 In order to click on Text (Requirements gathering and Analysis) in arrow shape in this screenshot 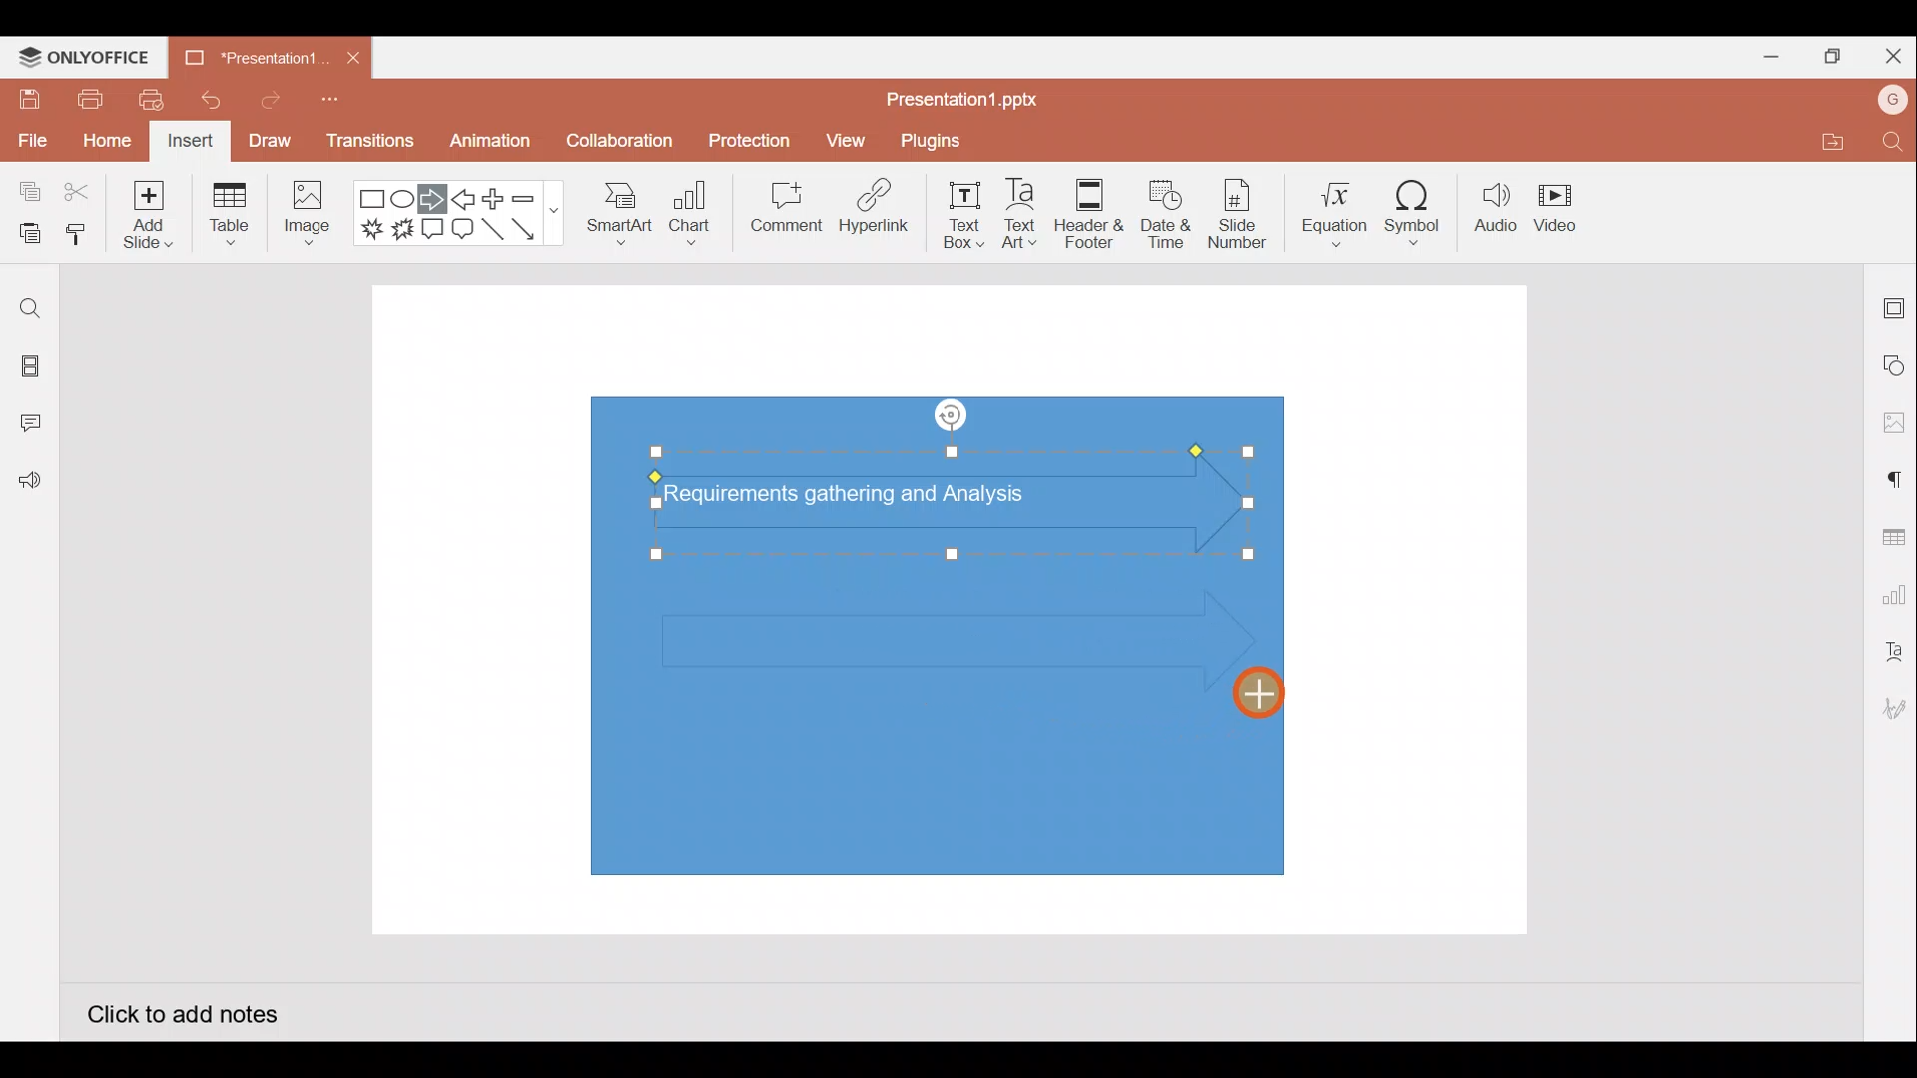, I will do `click(862, 497)`.